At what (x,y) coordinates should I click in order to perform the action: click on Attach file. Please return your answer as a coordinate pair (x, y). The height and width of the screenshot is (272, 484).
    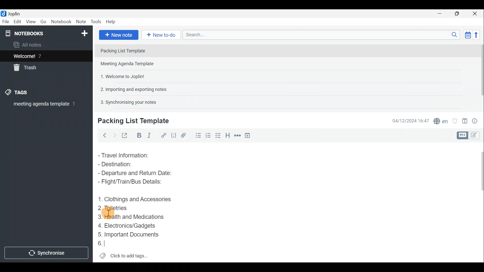
    Looking at the image, I should click on (184, 135).